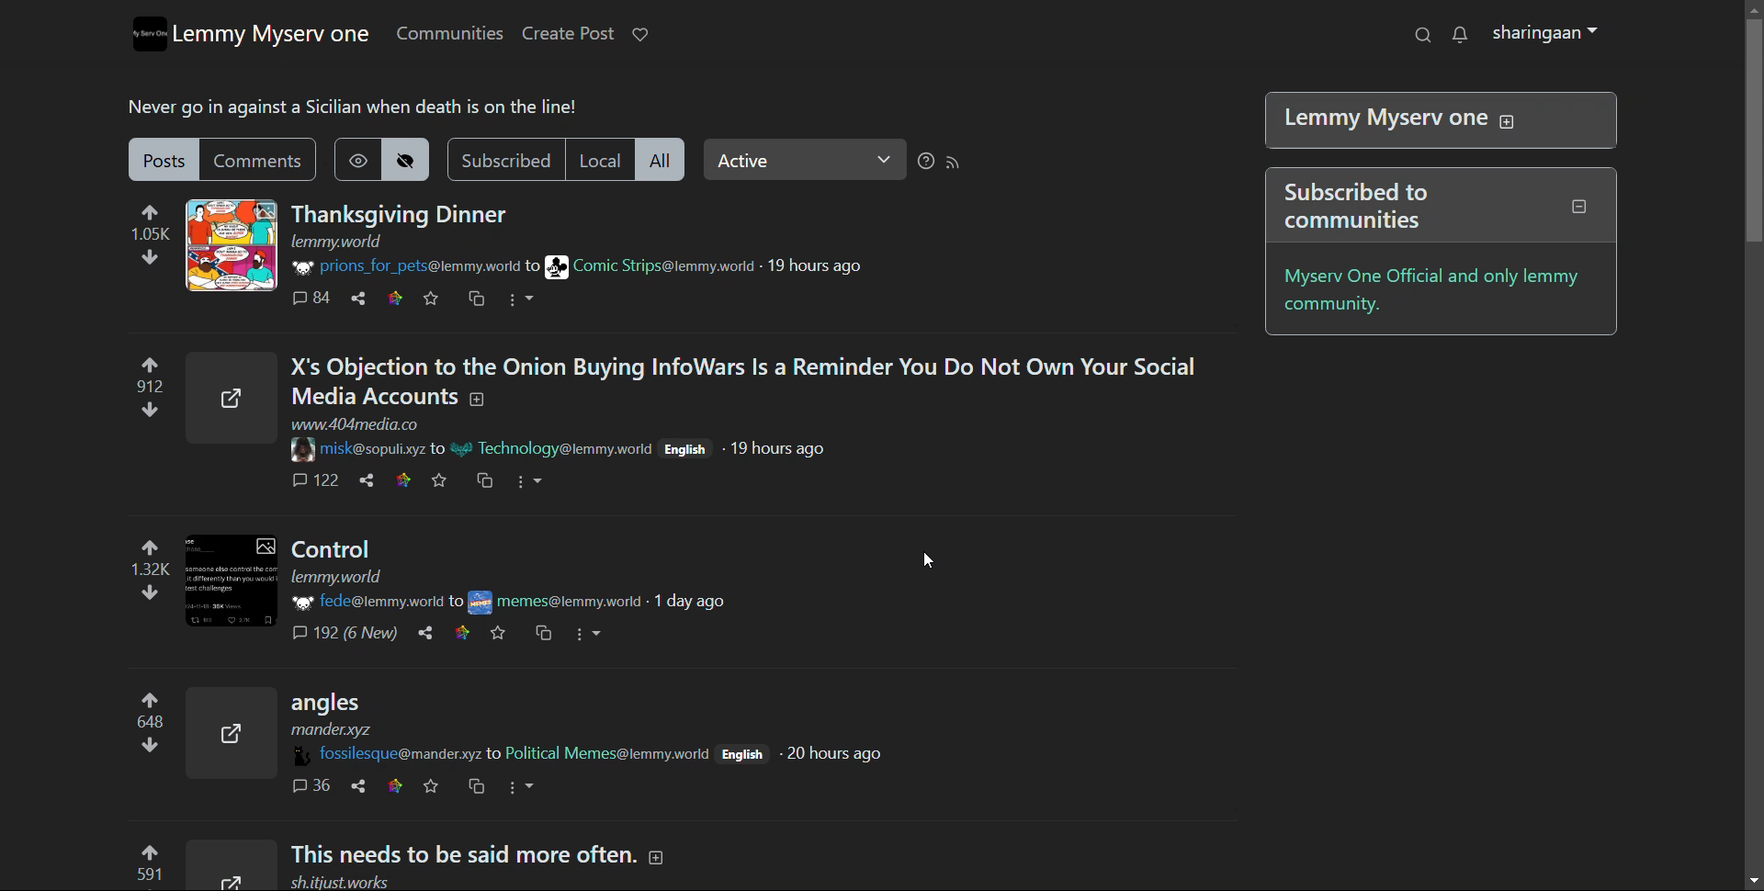 The width and height of the screenshot is (1764, 891). What do you see at coordinates (522, 784) in the screenshot?
I see `more` at bounding box center [522, 784].